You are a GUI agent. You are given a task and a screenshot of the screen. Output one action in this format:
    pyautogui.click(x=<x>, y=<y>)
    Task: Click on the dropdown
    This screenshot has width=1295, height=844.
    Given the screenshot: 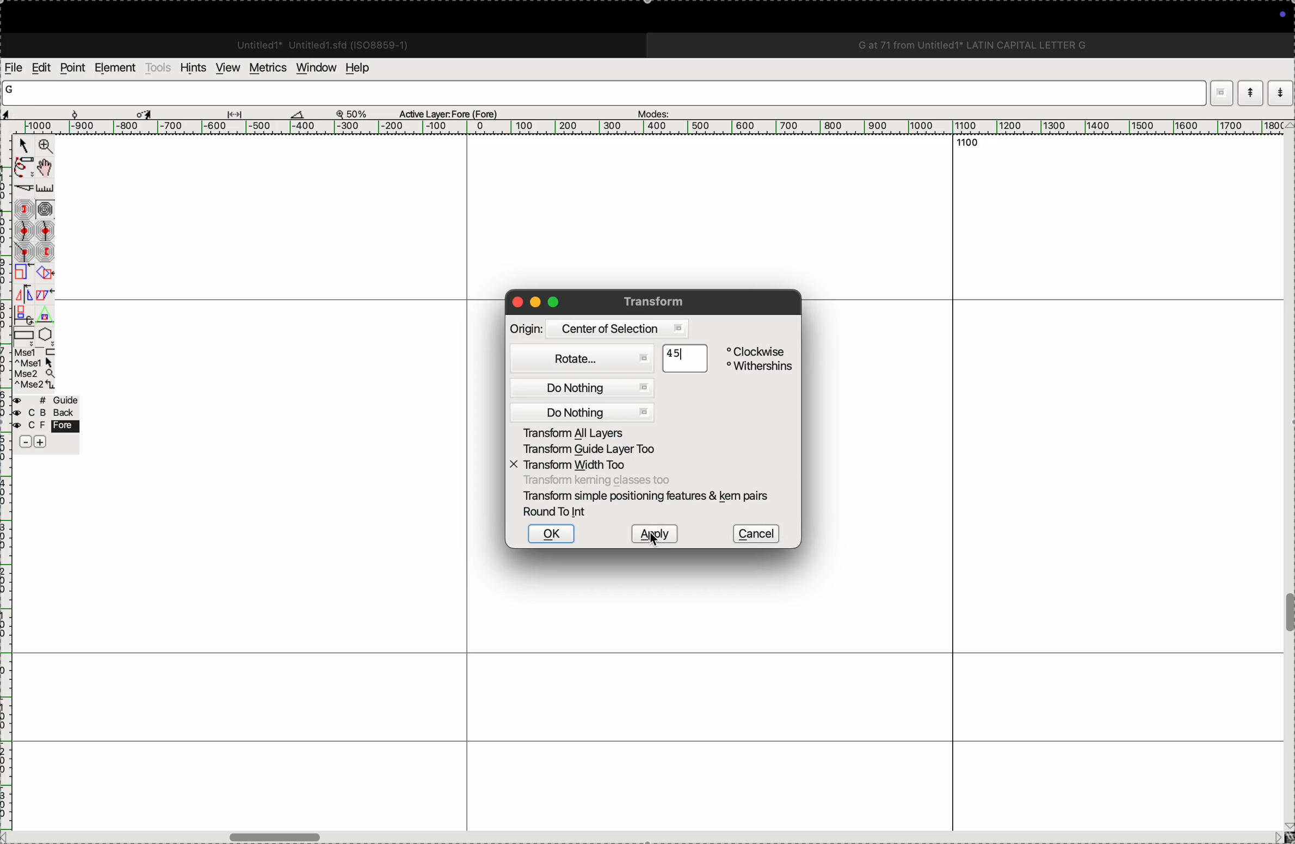 What is the action you would take?
    pyautogui.click(x=1221, y=92)
    